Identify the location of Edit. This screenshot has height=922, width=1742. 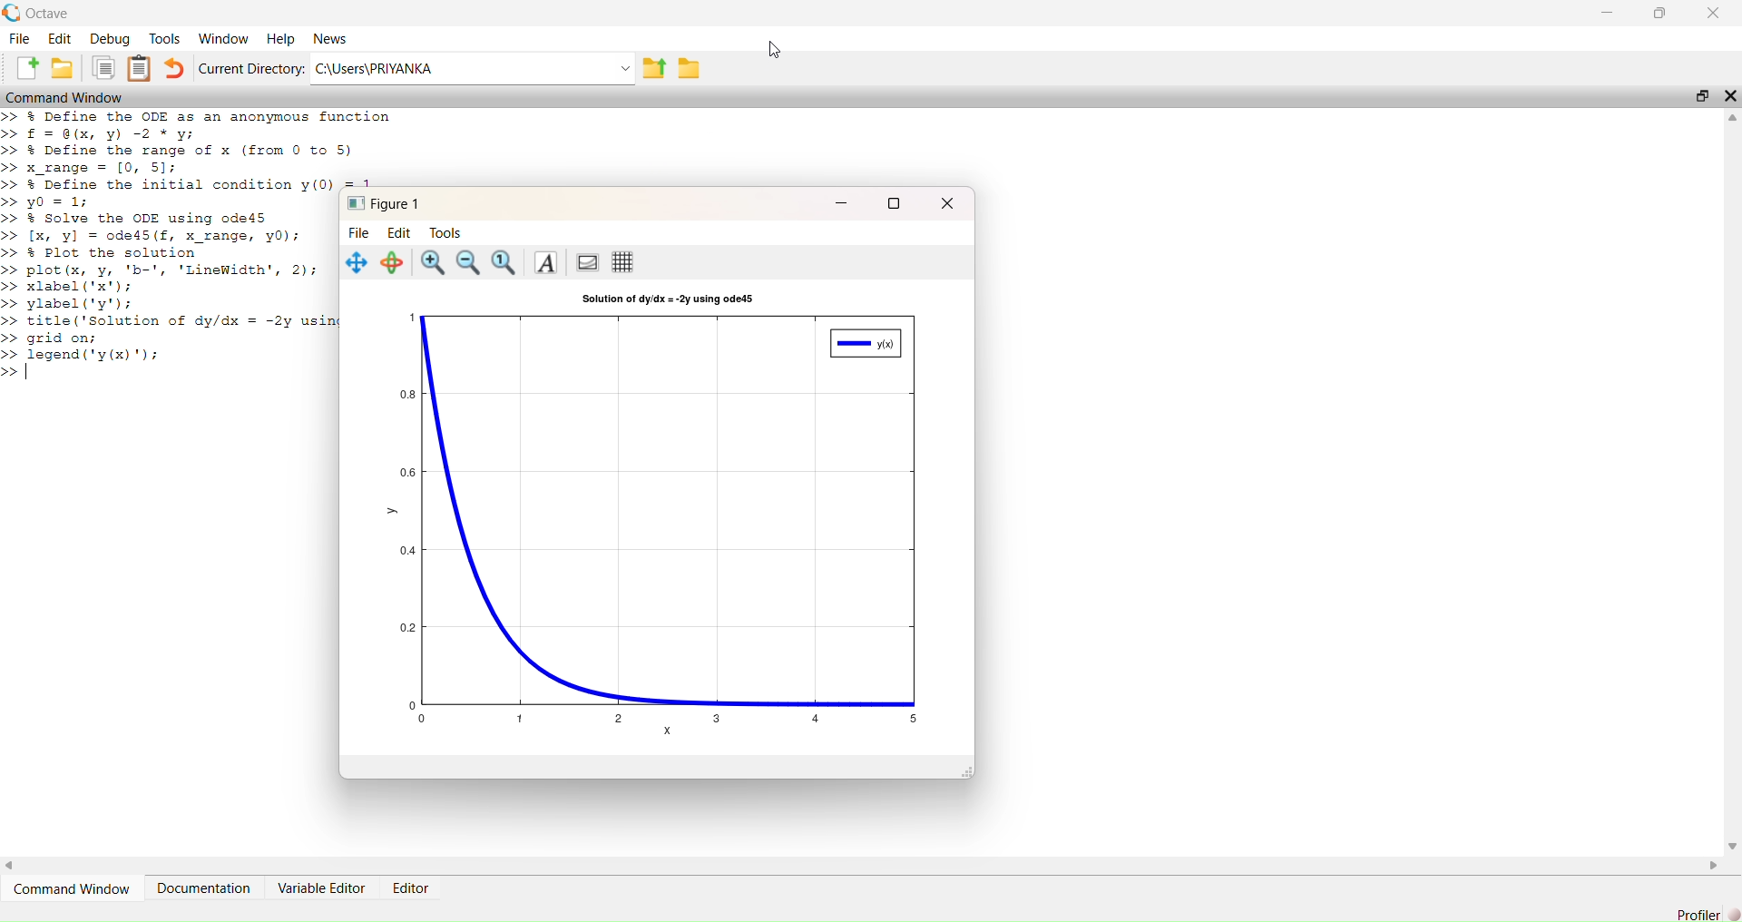
(398, 232).